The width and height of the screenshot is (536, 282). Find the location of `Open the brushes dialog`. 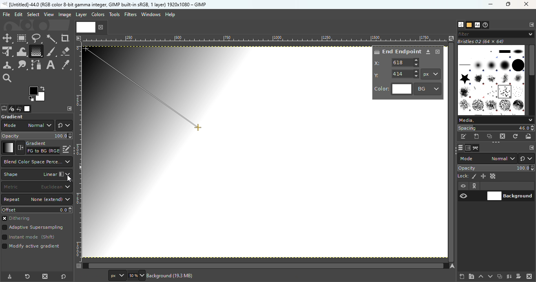

Open the brushes dialog is located at coordinates (461, 24).